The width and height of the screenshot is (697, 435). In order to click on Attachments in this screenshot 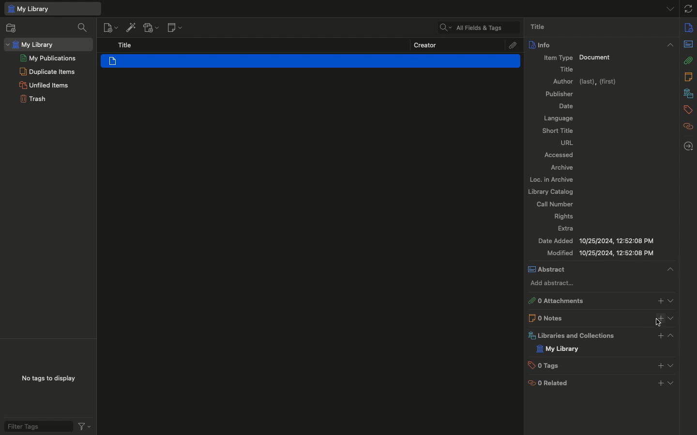, I will do `click(558, 301)`.